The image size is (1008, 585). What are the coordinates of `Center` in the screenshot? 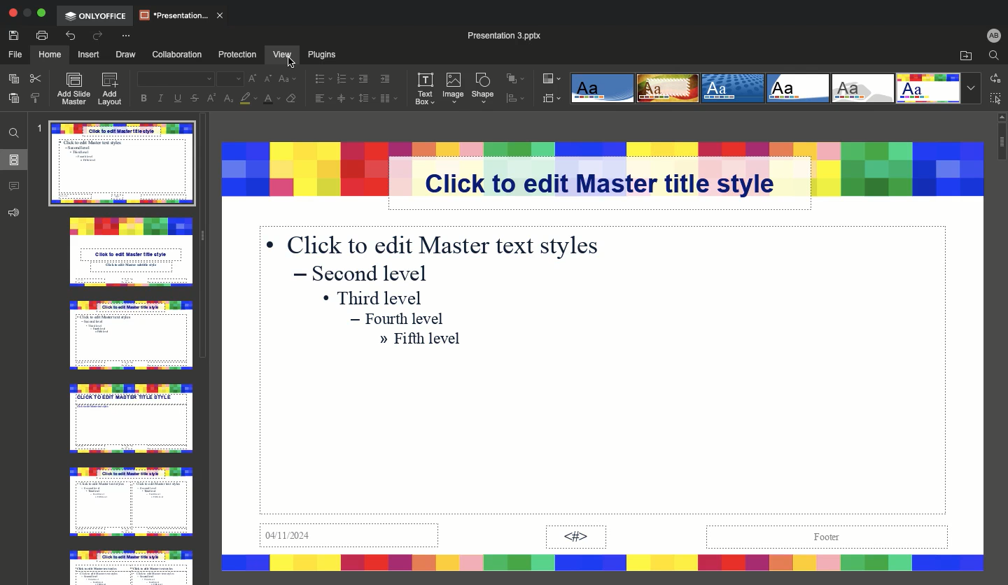 It's located at (342, 99).